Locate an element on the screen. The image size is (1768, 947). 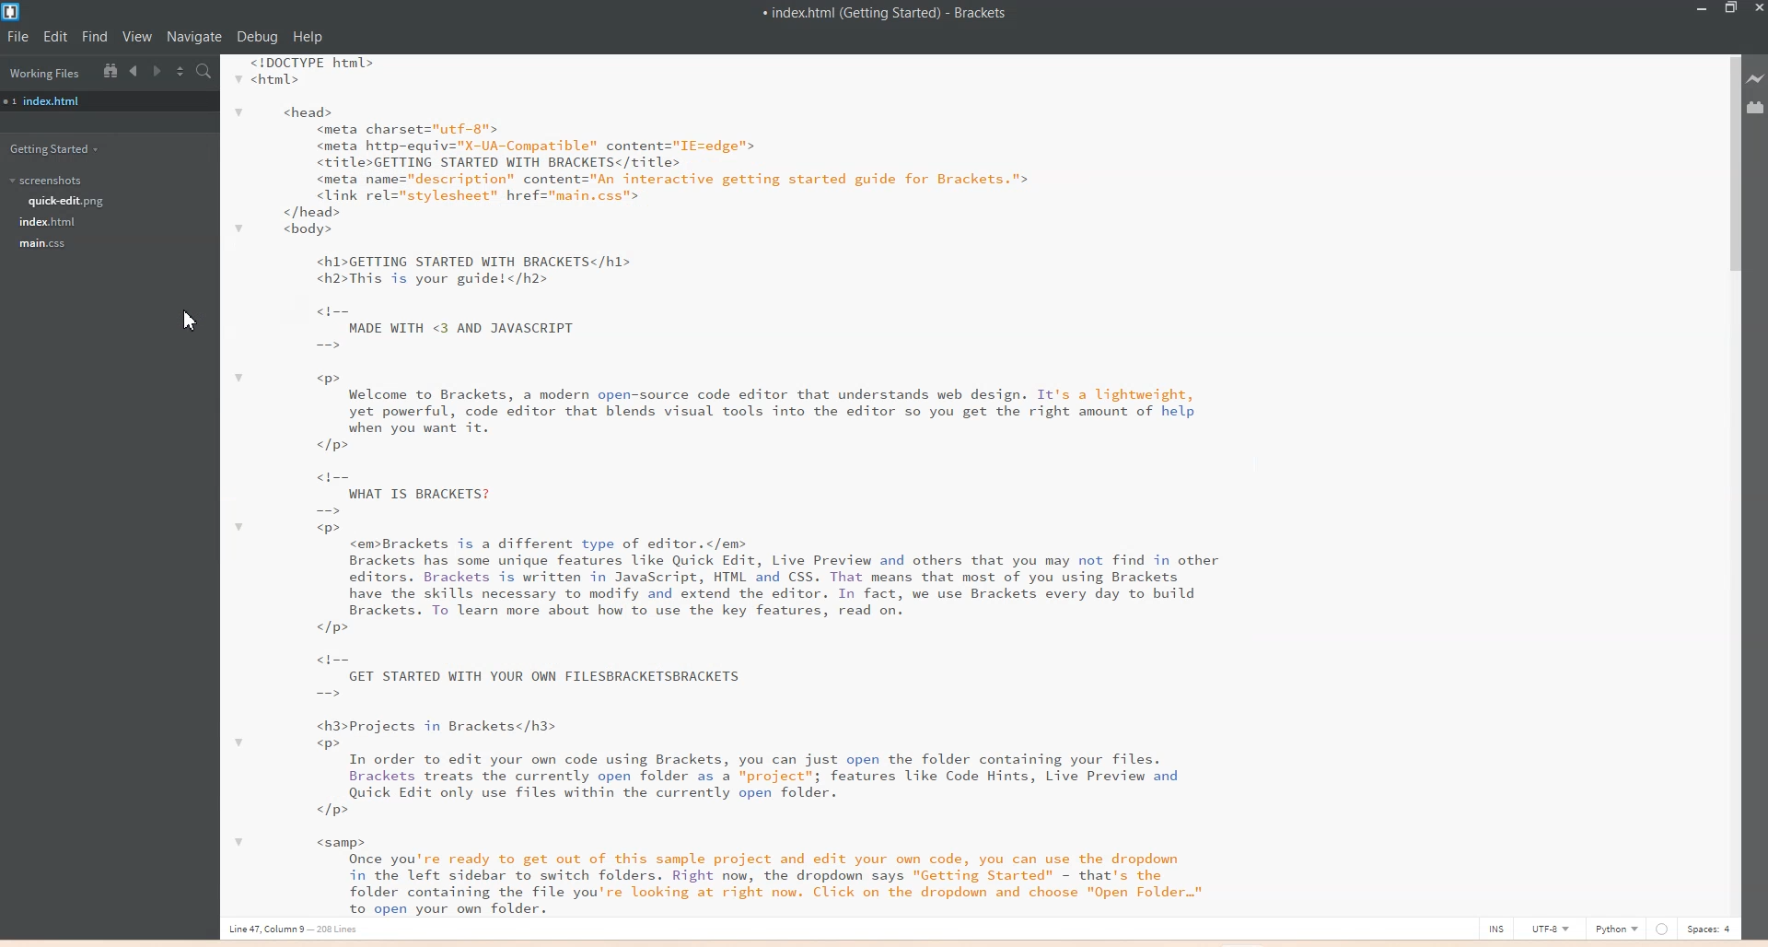
Quick-edit.png is located at coordinates (69, 202).